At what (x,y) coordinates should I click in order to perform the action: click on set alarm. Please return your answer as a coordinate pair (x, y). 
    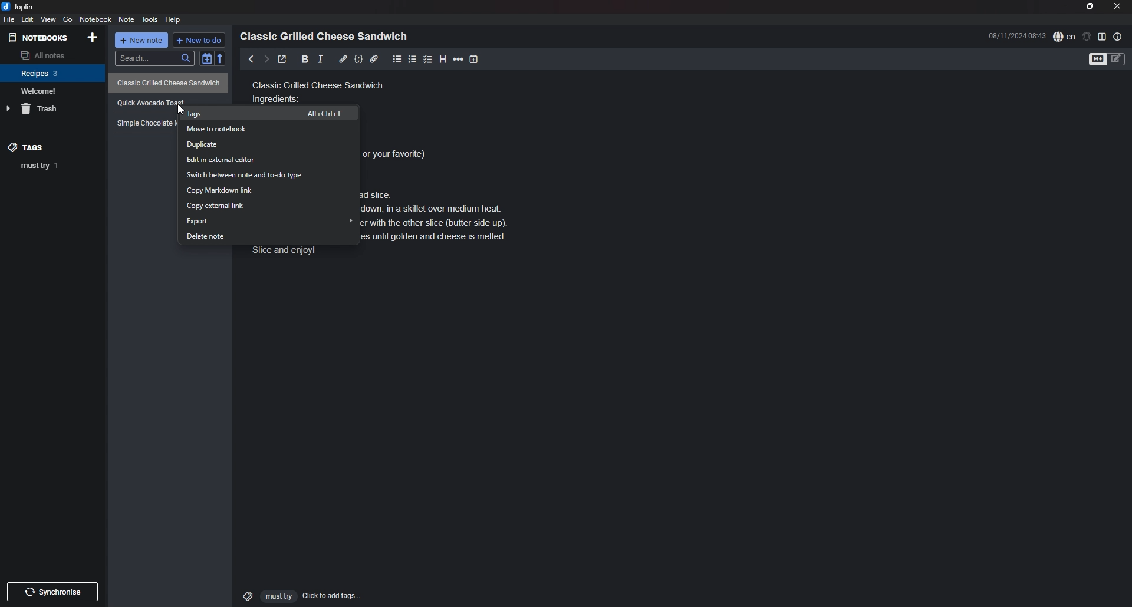
    Looking at the image, I should click on (1087, 36).